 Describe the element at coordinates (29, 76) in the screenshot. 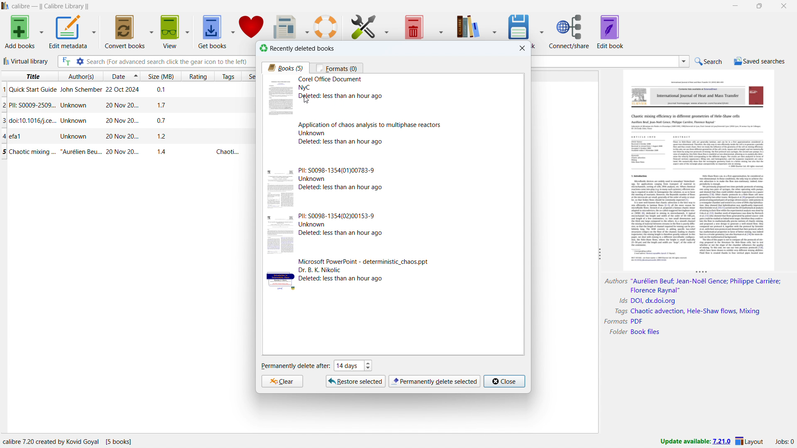

I see `sort by title` at that location.